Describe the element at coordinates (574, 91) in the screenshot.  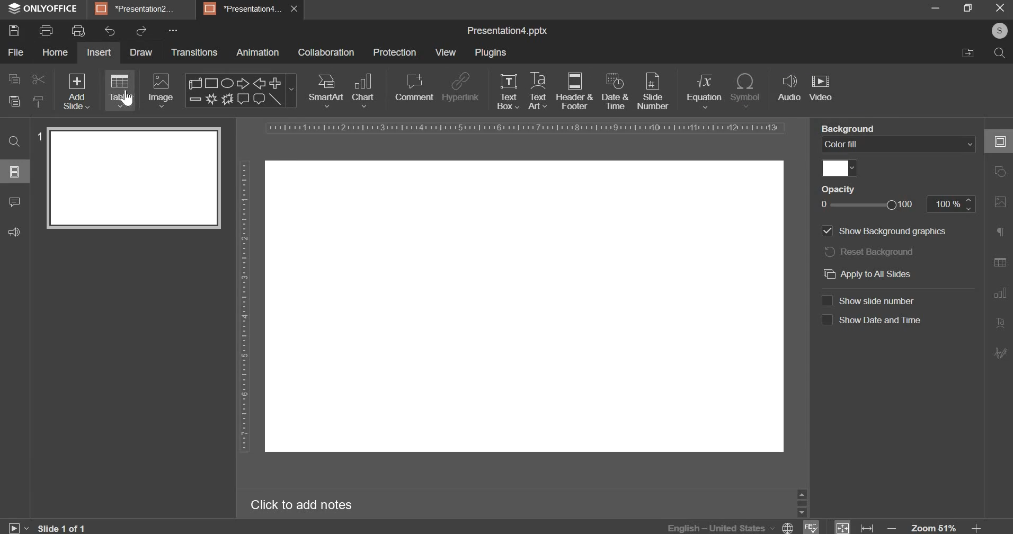
I see `header & footer` at that location.